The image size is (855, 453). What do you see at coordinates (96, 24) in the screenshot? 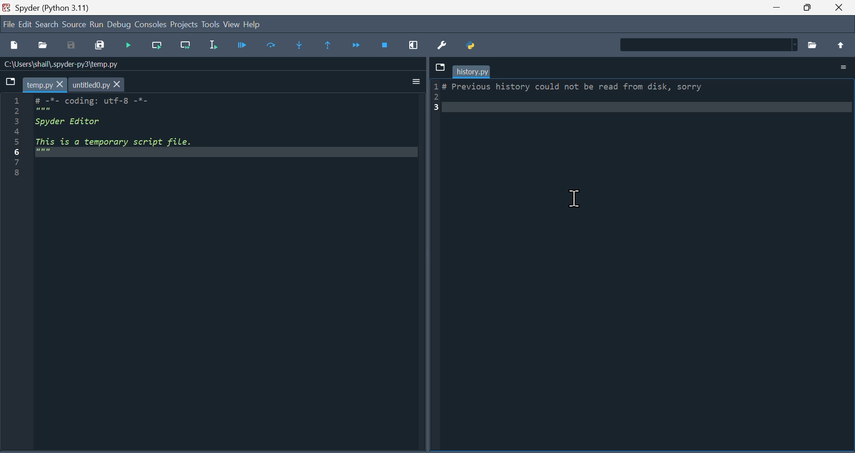
I see `run` at bounding box center [96, 24].